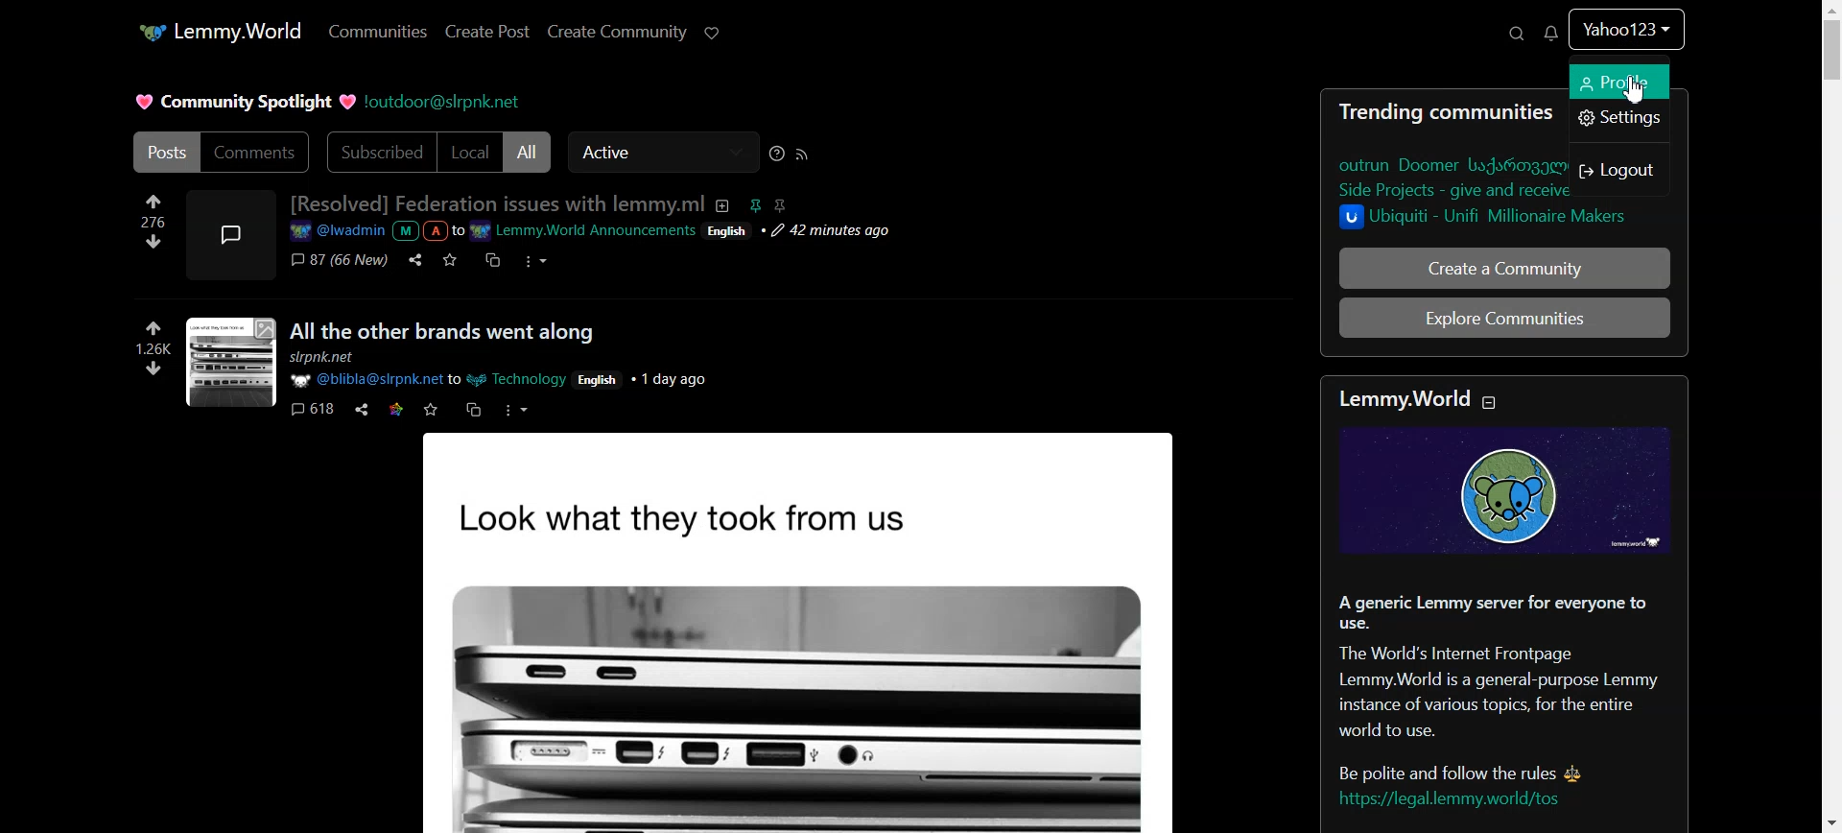  What do you see at coordinates (431, 410) in the screenshot?
I see `w` at bounding box center [431, 410].